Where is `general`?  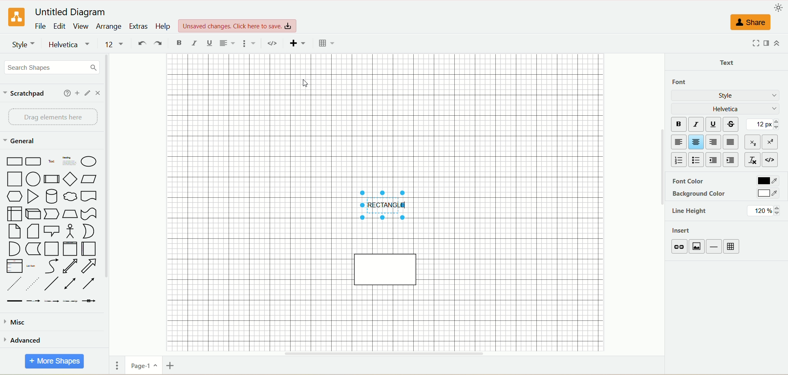
general is located at coordinates (19, 141).